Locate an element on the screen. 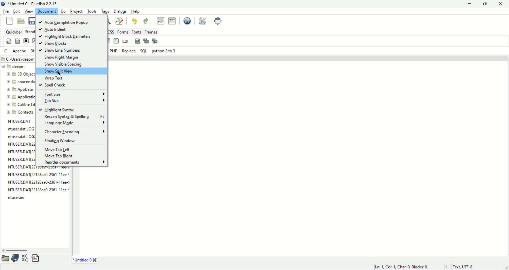  language mode is located at coordinates (73, 123).